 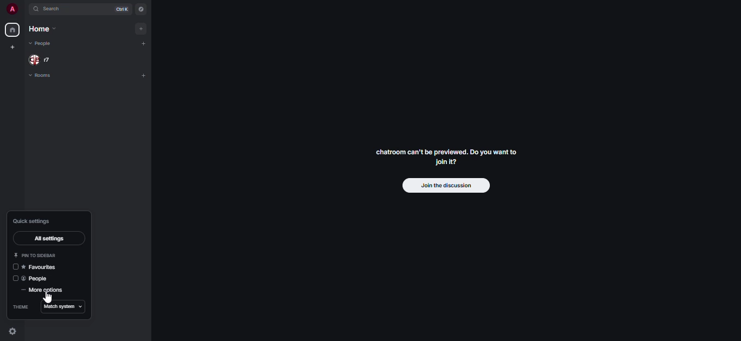 What do you see at coordinates (142, 75) in the screenshot?
I see `add` at bounding box center [142, 75].